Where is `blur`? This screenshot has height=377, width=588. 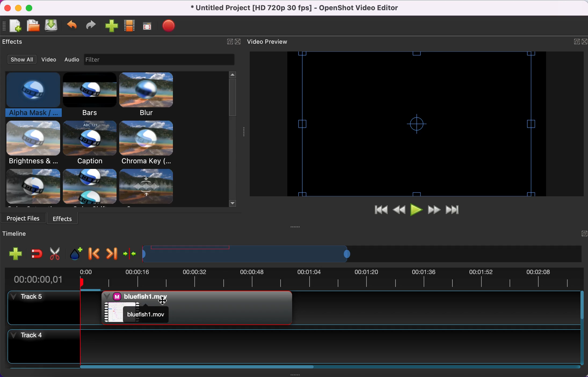 blur is located at coordinates (149, 94).